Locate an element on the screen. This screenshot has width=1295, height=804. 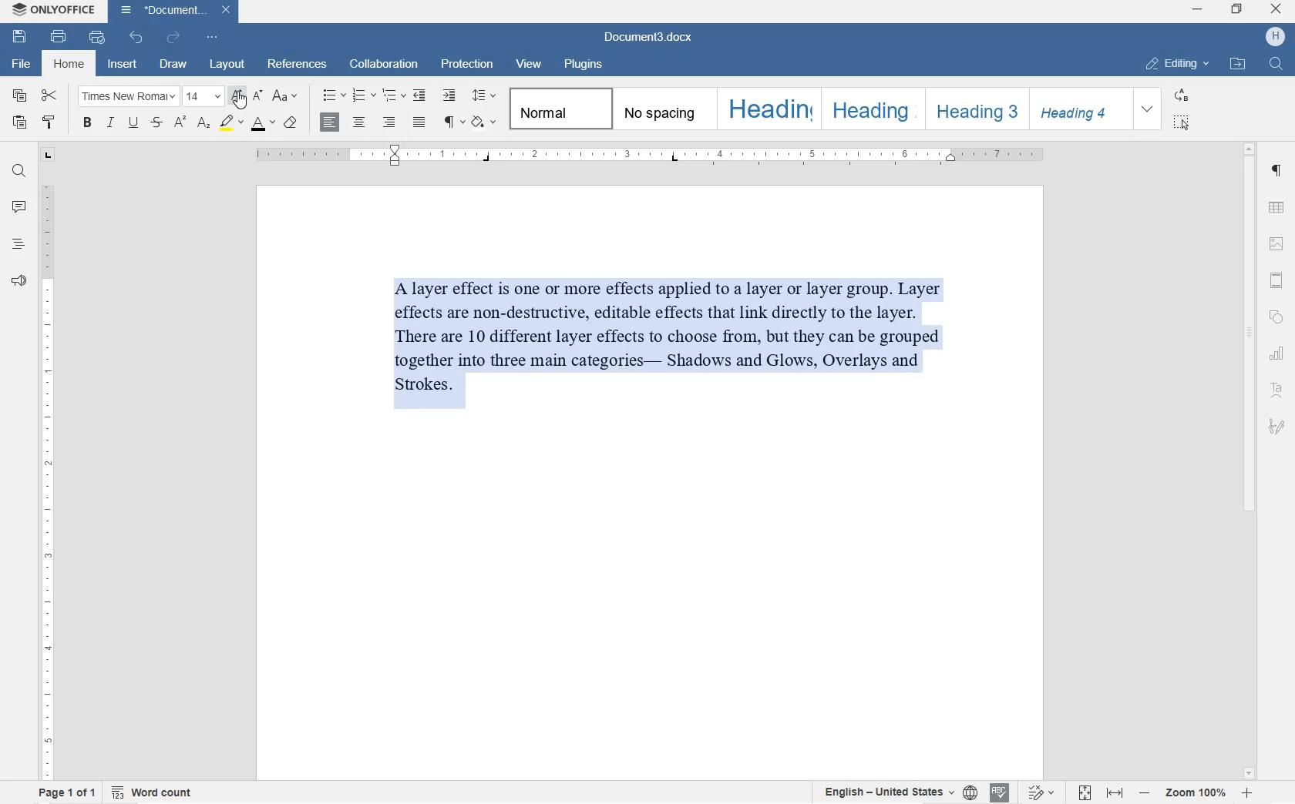
insert is located at coordinates (123, 63).